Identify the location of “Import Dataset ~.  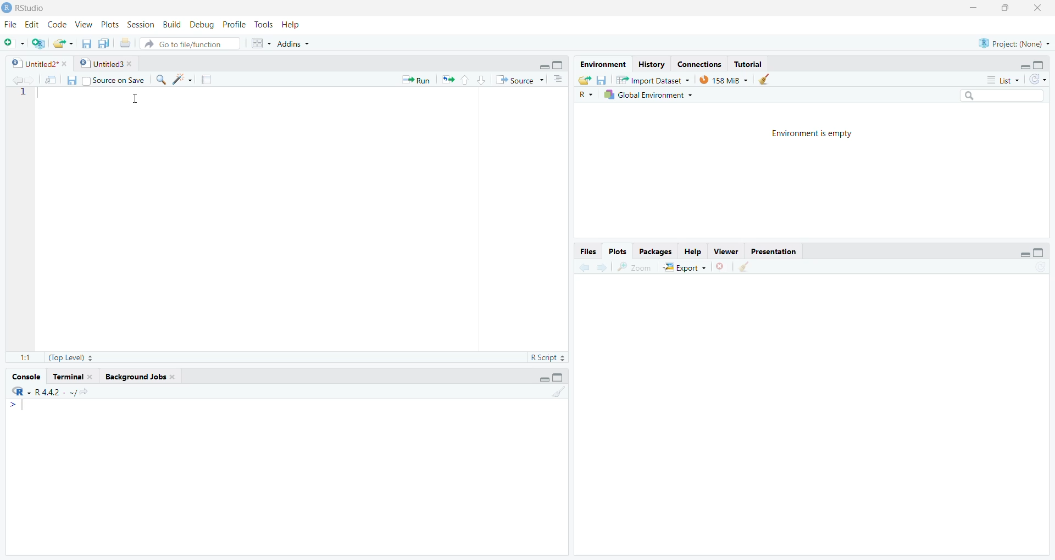
(652, 80).